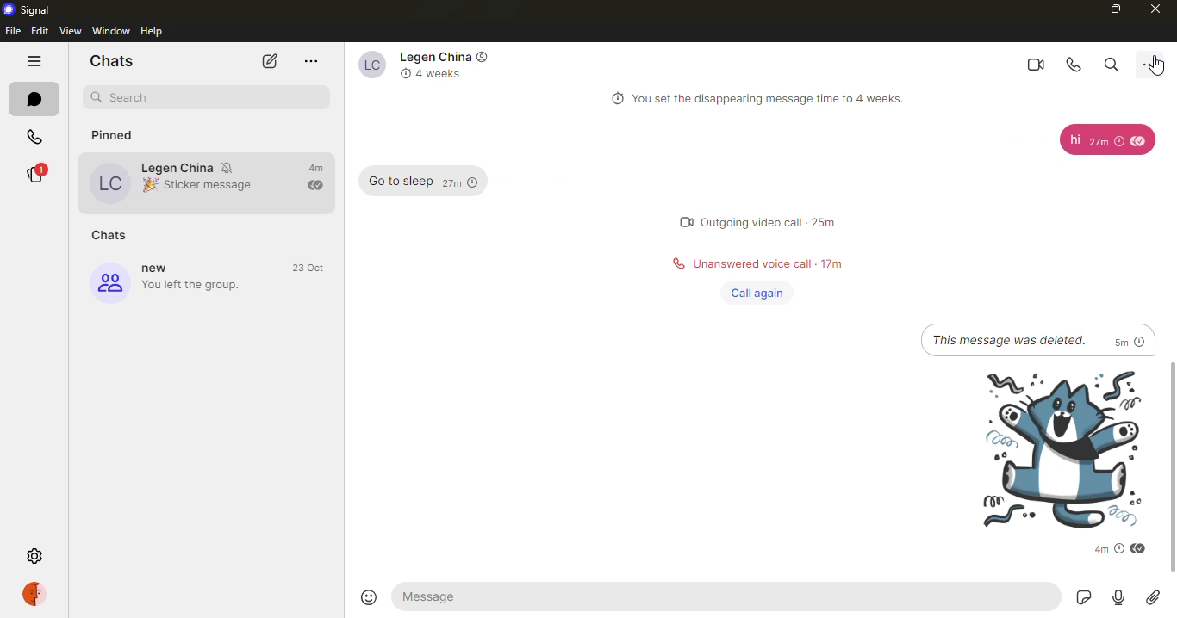 This screenshot has height=618, width=1177. Describe the element at coordinates (270, 62) in the screenshot. I see `new chat` at that location.